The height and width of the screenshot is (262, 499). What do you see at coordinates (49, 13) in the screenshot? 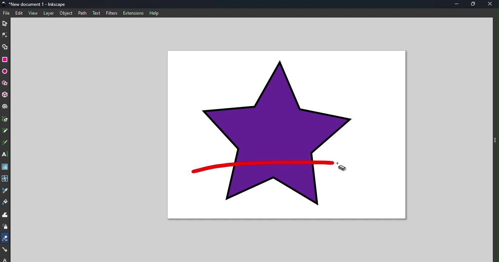
I see `layer` at bounding box center [49, 13].